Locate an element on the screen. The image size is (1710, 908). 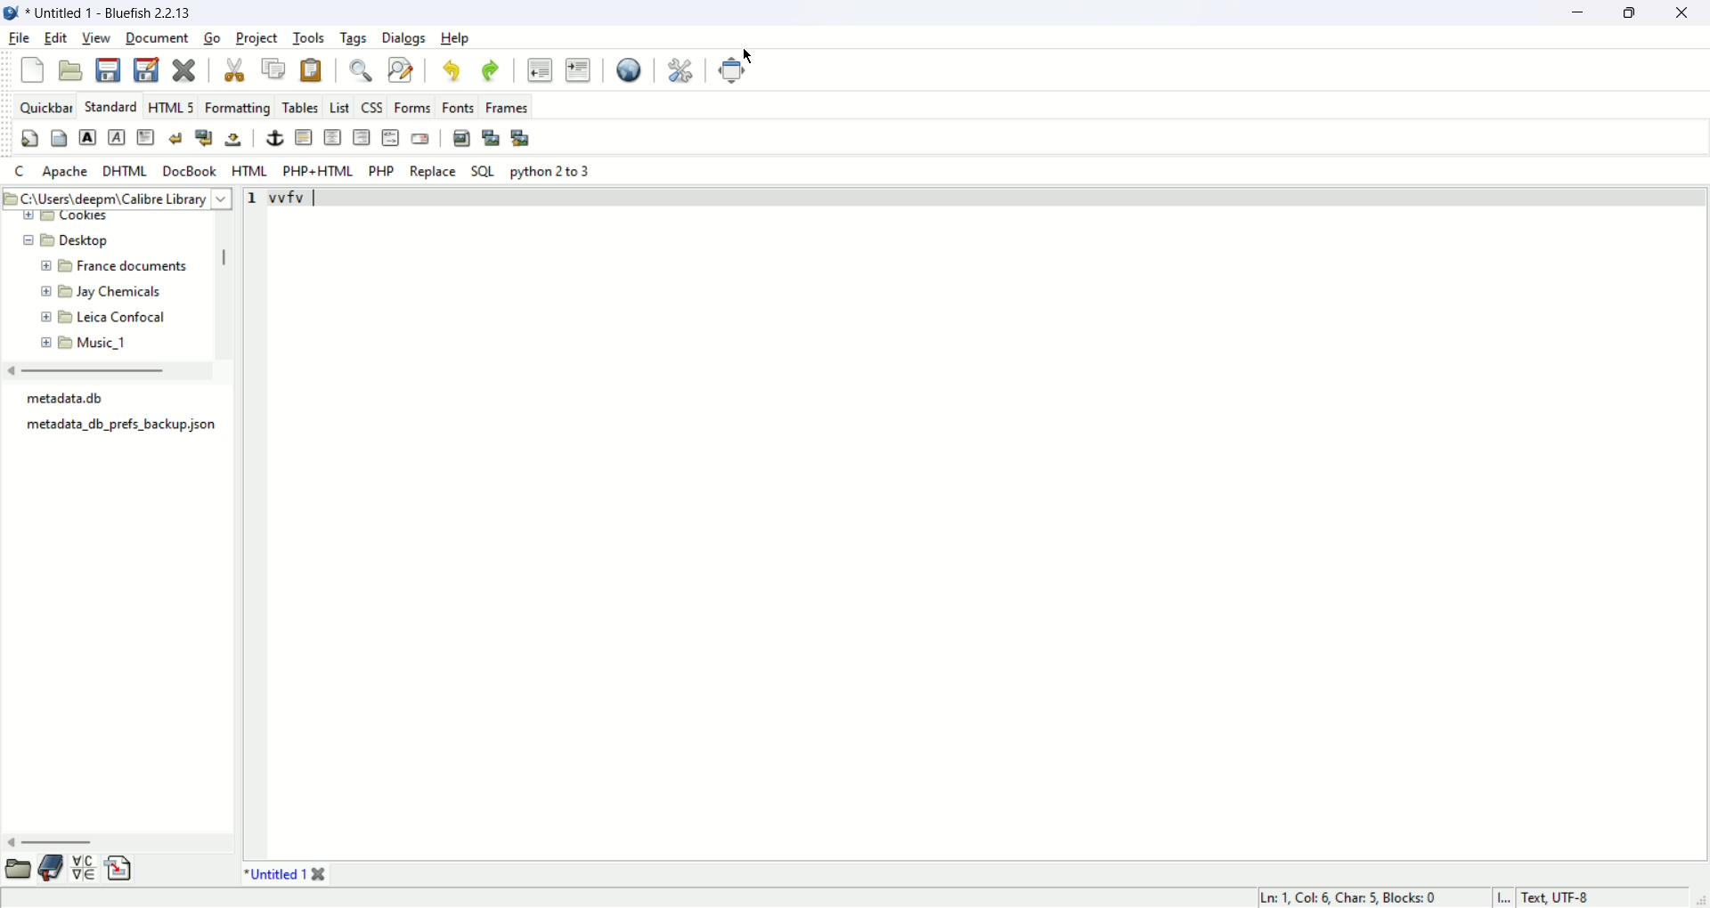
maximize is located at coordinates (1633, 12).